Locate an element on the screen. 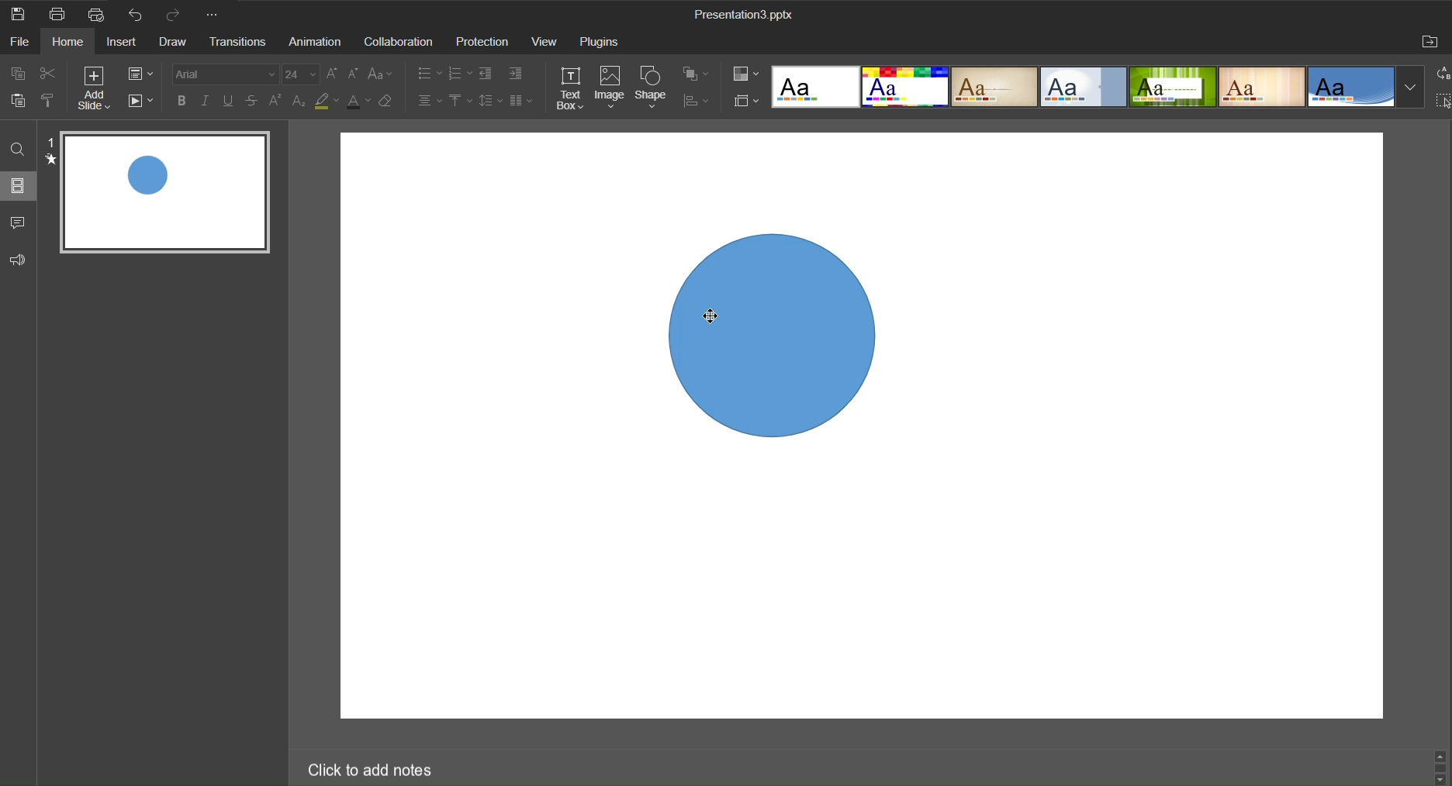 The width and height of the screenshot is (1452, 786). Lists is located at coordinates (425, 72).